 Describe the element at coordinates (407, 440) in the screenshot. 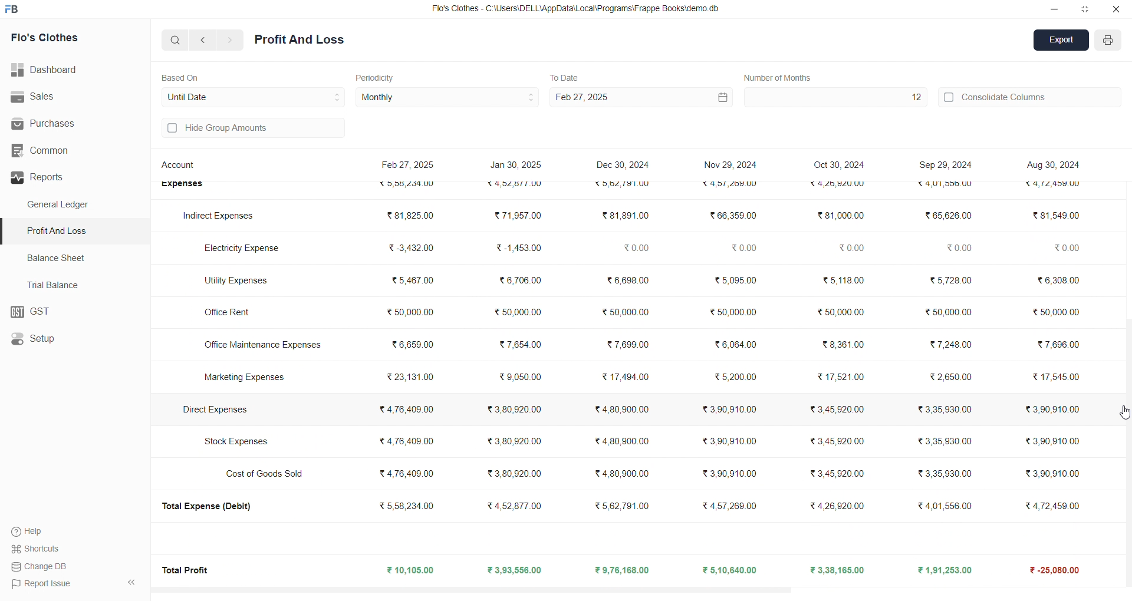

I see `₹4,76,409.00` at that location.